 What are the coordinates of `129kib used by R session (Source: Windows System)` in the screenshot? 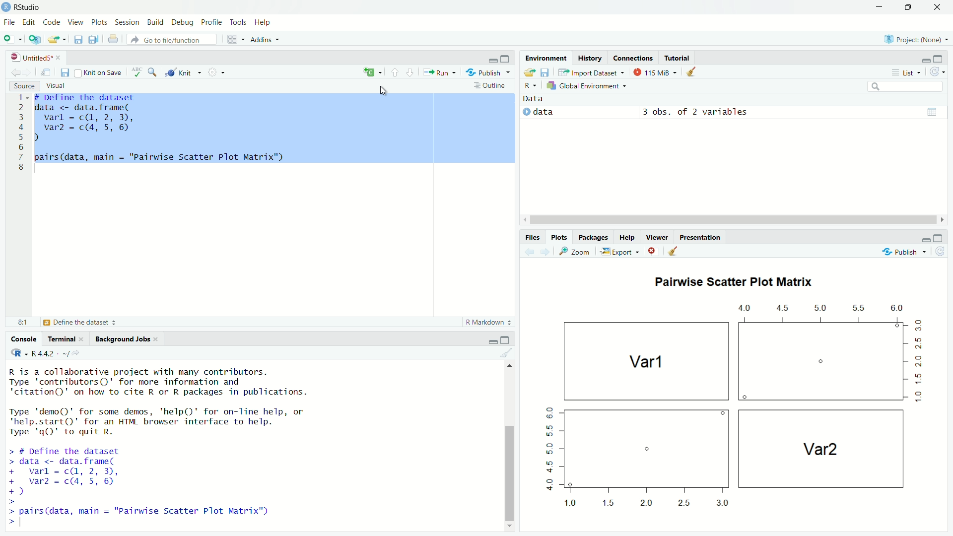 It's located at (656, 71).